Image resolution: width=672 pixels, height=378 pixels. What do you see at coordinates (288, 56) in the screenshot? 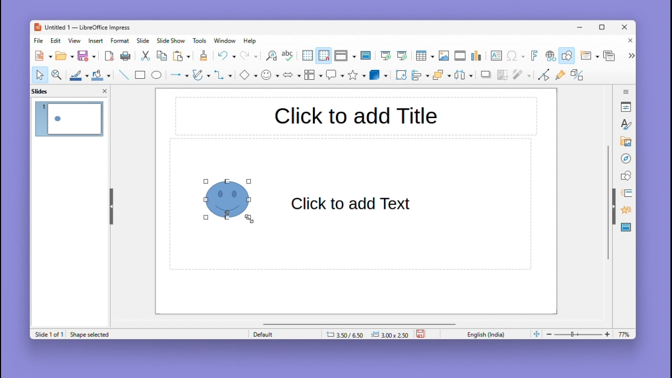
I see `spelling` at bounding box center [288, 56].